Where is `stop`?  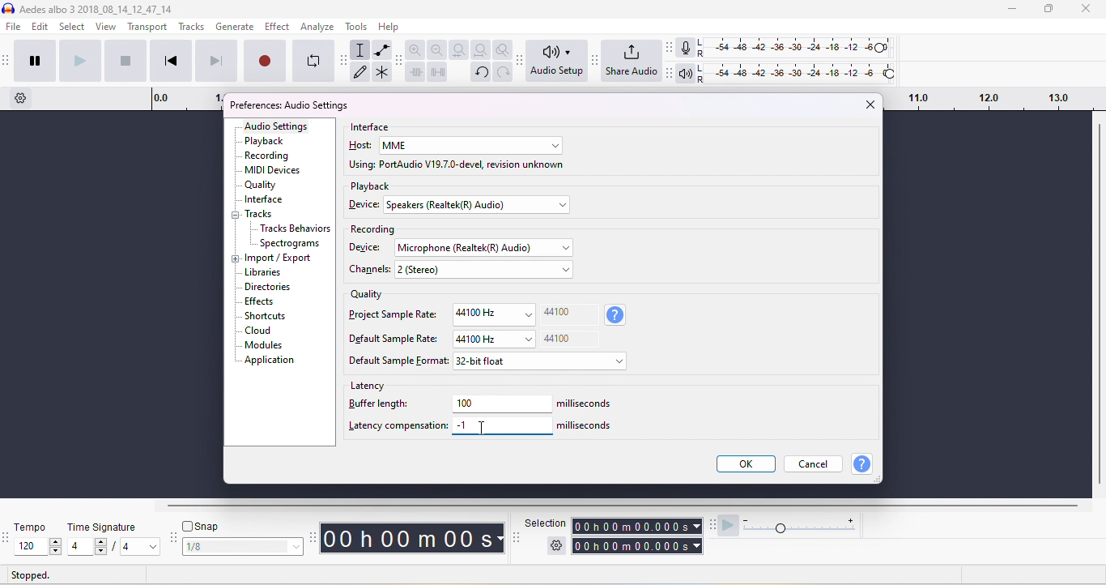
stop is located at coordinates (125, 60).